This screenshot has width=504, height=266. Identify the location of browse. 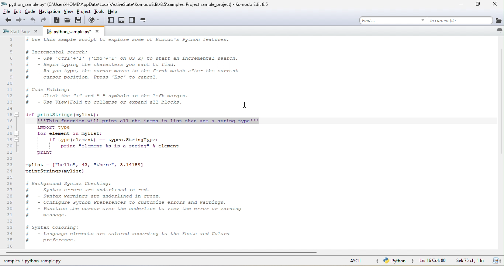
(95, 20).